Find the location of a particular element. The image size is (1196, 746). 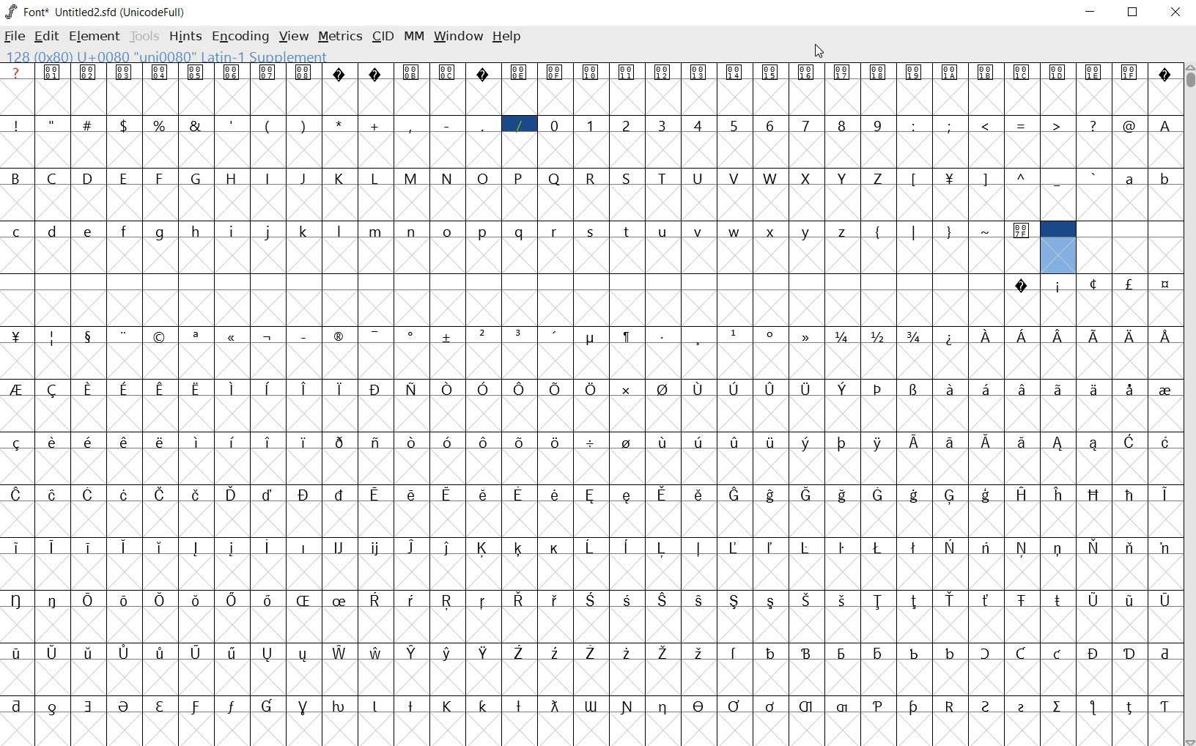

Symbol is located at coordinates (1057, 706).